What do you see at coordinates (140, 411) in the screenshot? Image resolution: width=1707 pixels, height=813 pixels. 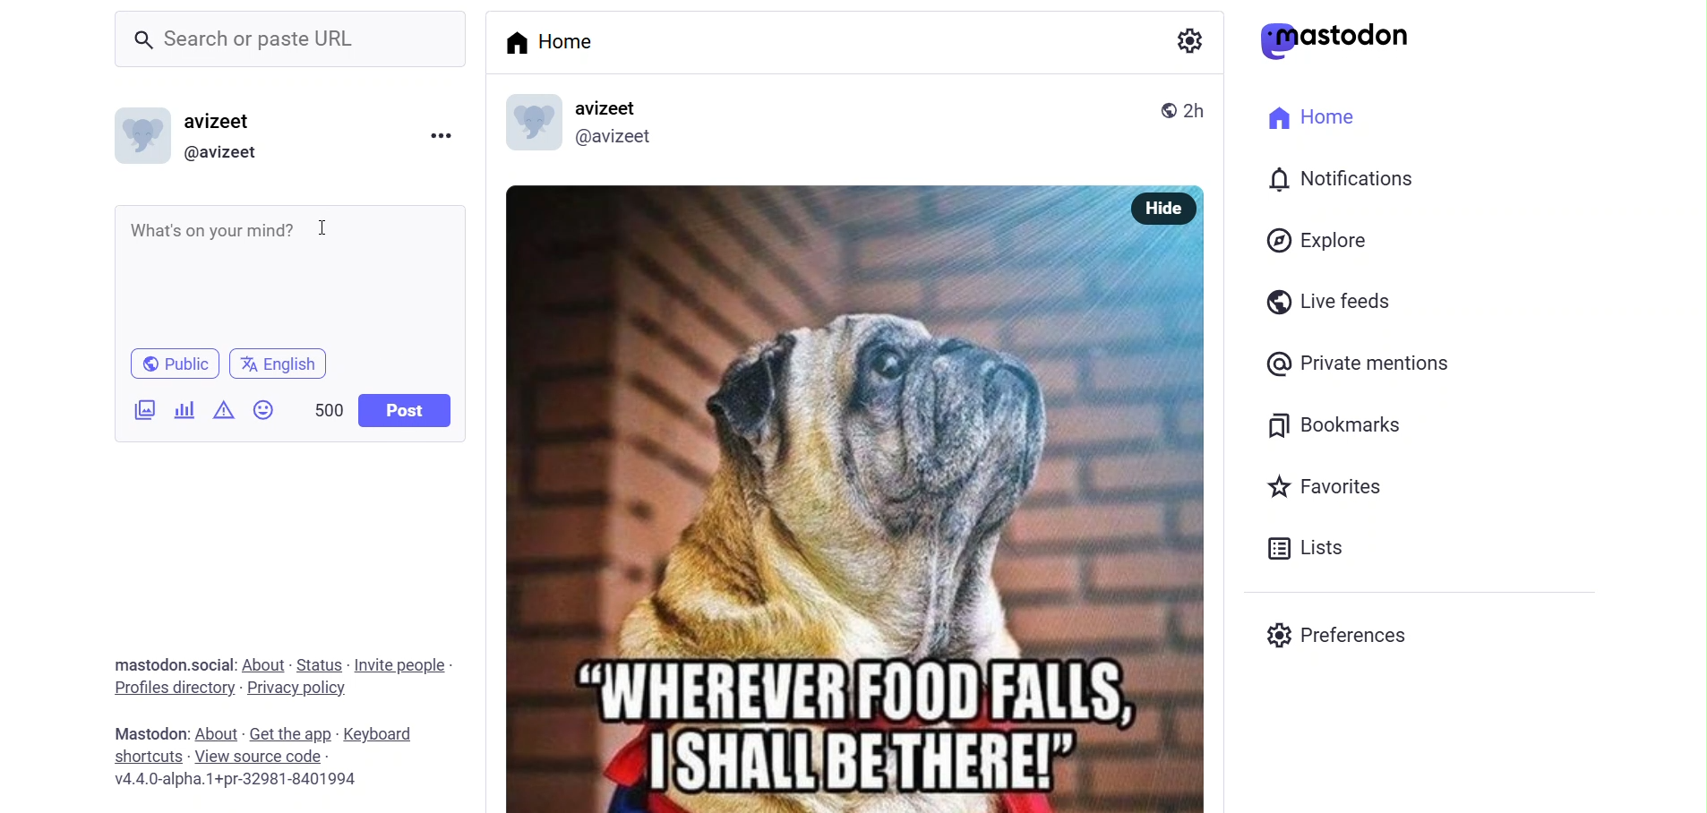 I see `images/videos` at bounding box center [140, 411].